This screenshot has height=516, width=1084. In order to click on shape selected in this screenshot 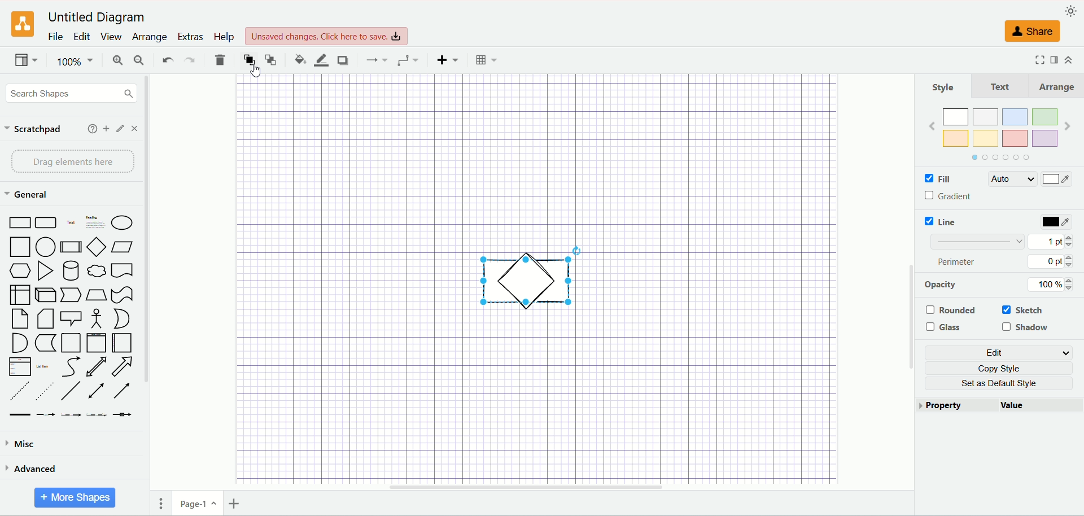, I will do `click(527, 277)`.